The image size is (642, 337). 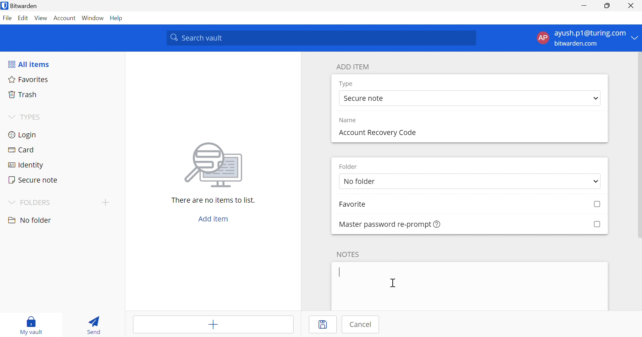 What do you see at coordinates (34, 180) in the screenshot?
I see `Secure note` at bounding box center [34, 180].